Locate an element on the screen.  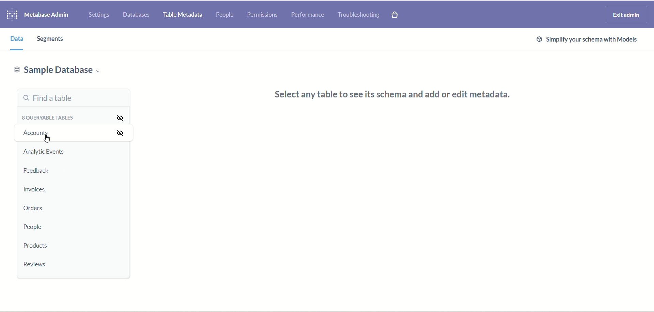
people is located at coordinates (226, 15).